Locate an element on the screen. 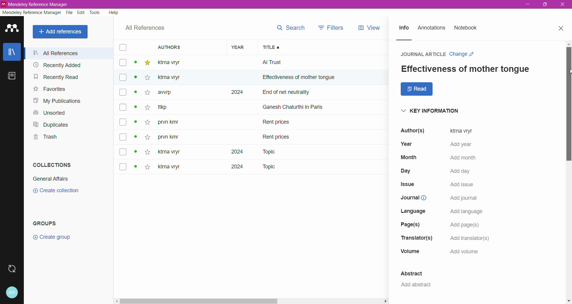 This screenshot has height=304, width=572. all trust is located at coordinates (304, 62).